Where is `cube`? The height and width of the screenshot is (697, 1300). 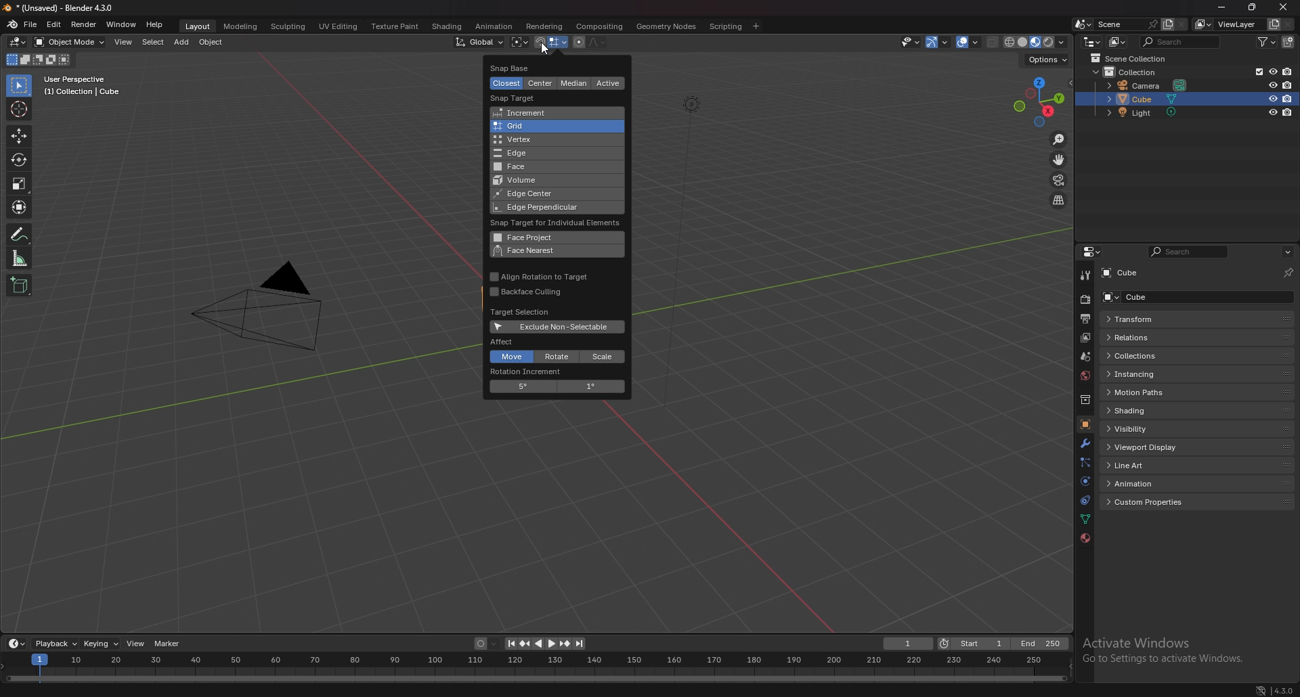
cube is located at coordinates (1131, 273).